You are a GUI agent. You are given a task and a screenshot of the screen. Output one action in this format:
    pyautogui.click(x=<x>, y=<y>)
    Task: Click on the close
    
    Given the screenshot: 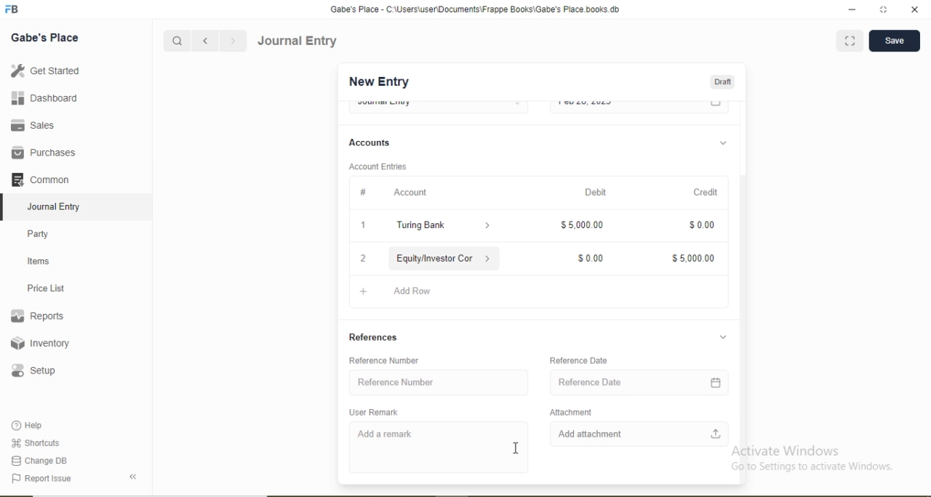 What is the action you would take?
    pyautogui.click(x=916, y=9)
    